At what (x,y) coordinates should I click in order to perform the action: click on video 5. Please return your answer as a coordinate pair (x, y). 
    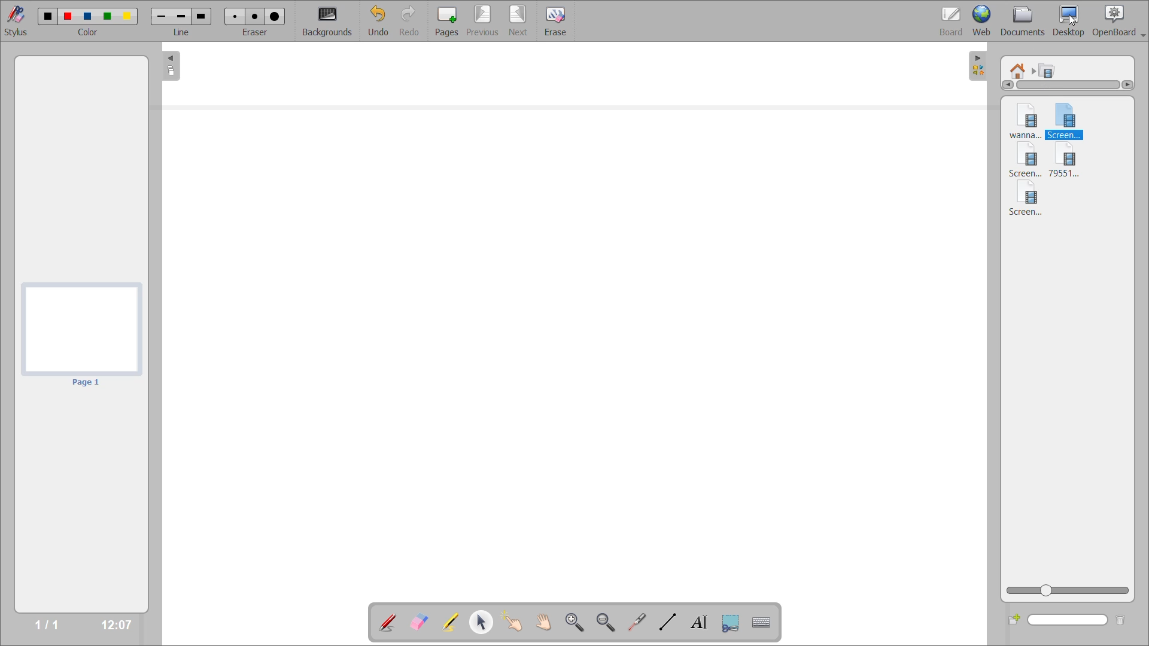
    Looking at the image, I should click on (1025, 201).